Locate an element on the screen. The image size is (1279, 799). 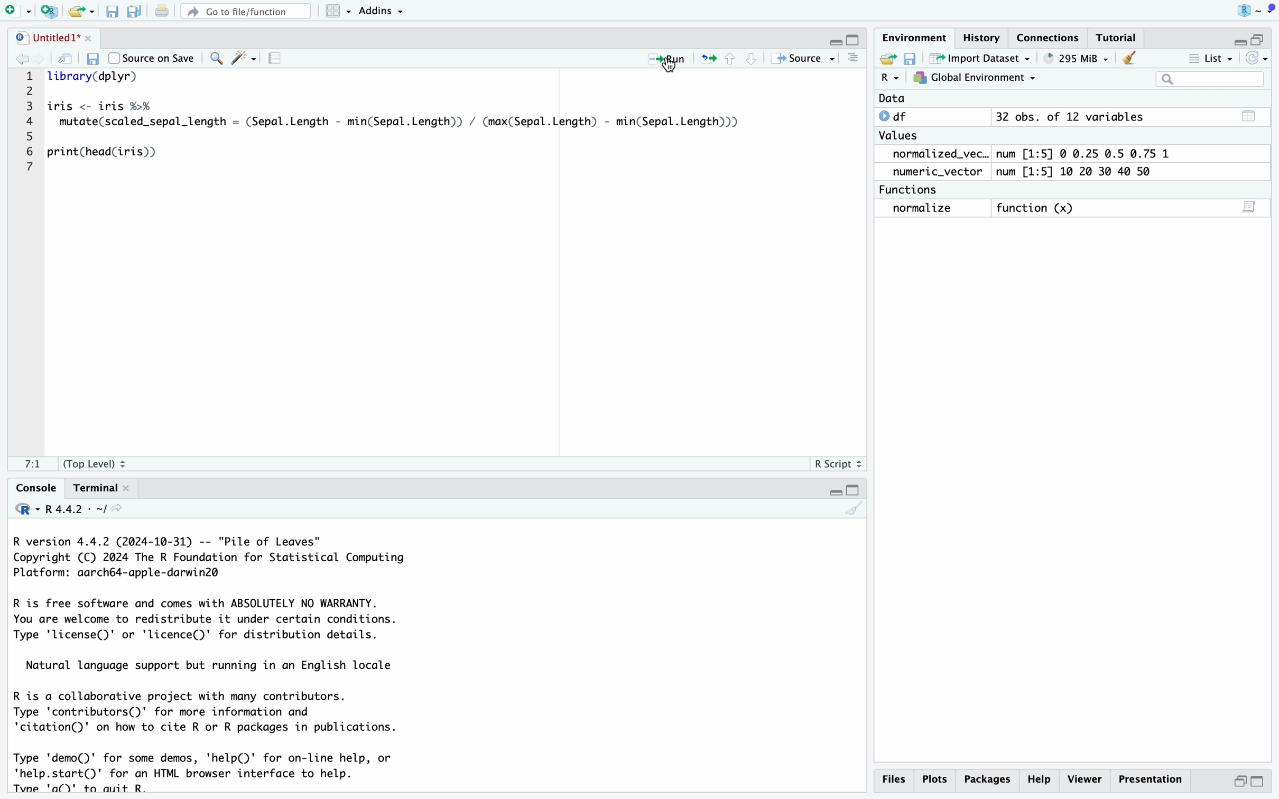
Print is located at coordinates (161, 12).